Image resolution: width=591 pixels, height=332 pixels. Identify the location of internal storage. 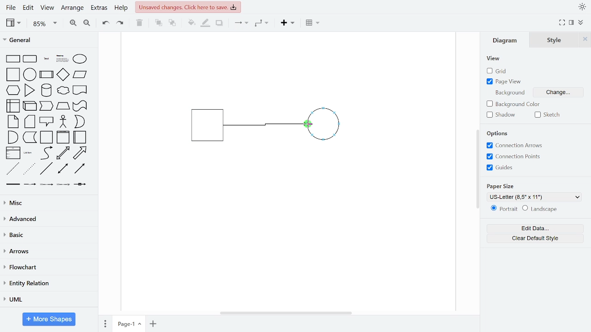
(14, 107).